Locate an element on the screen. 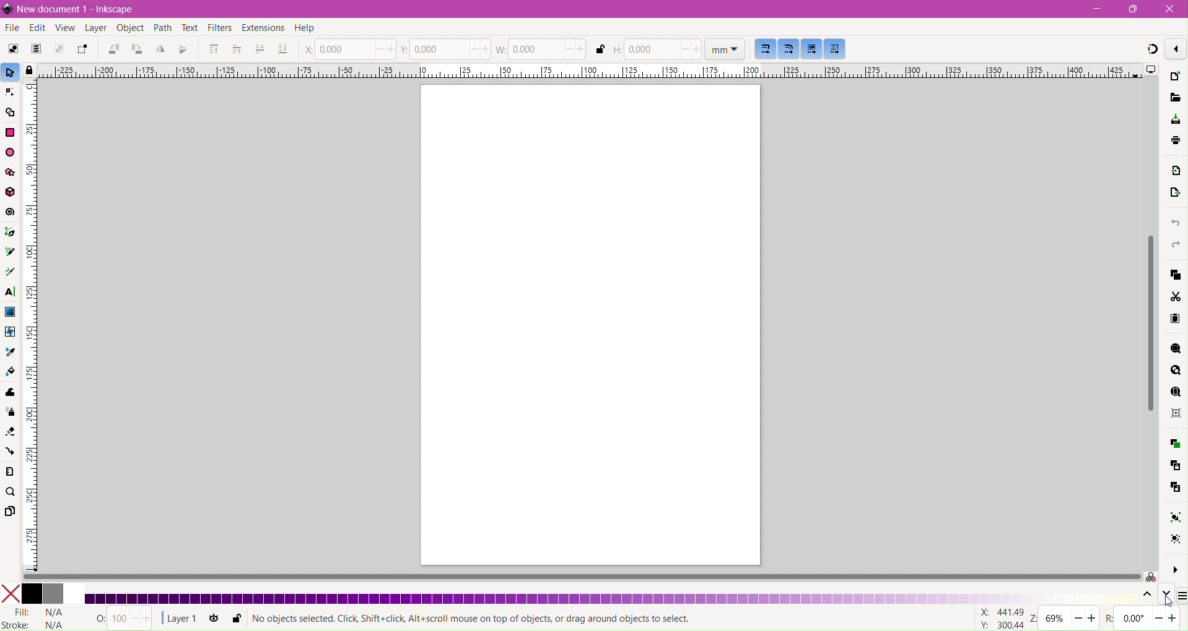 This screenshot has width=1188, height=631. Shape Builder Tool is located at coordinates (11, 113).